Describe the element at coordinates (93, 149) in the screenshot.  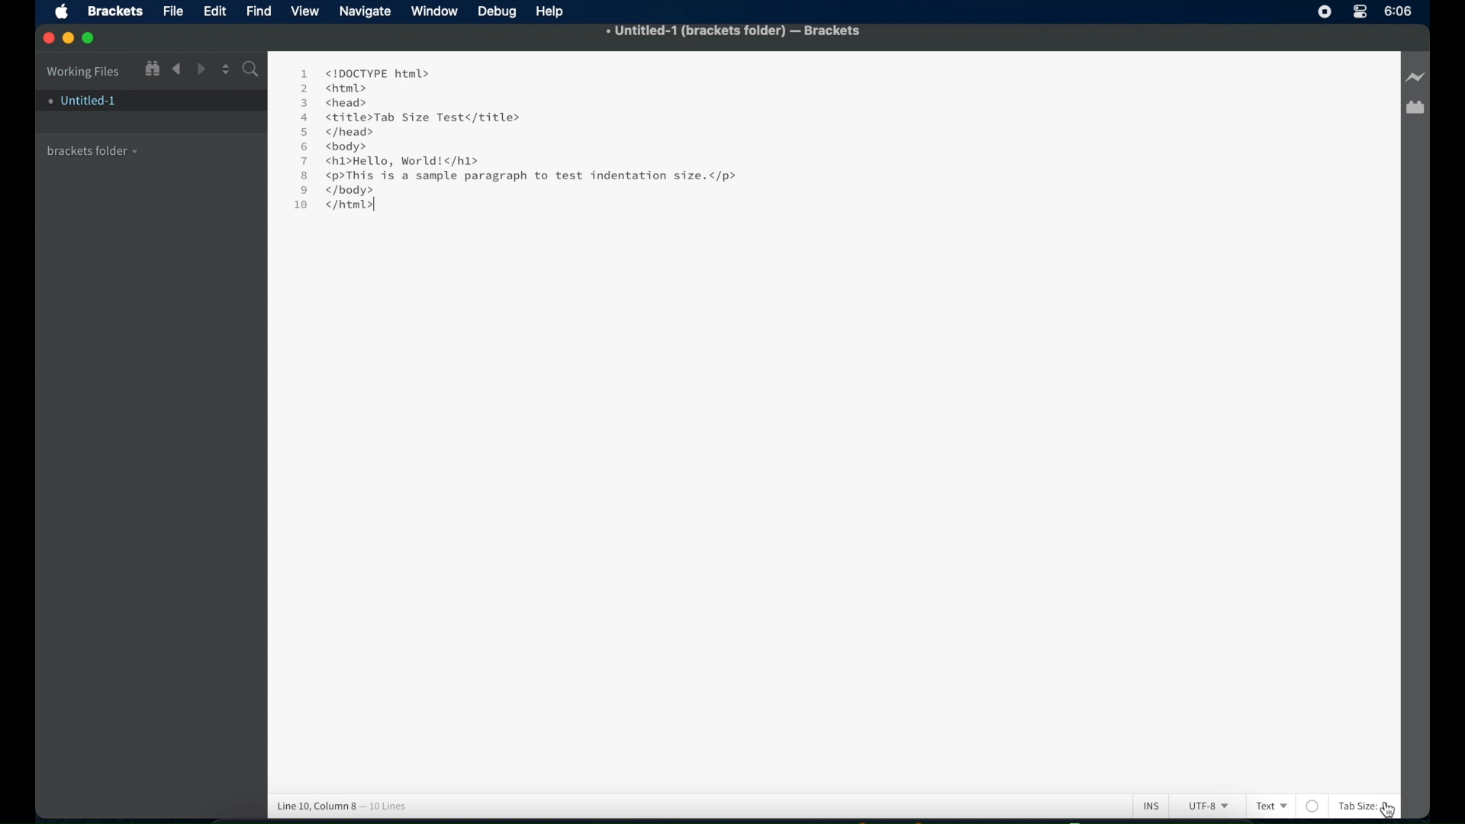
I see `brackets folder` at that location.